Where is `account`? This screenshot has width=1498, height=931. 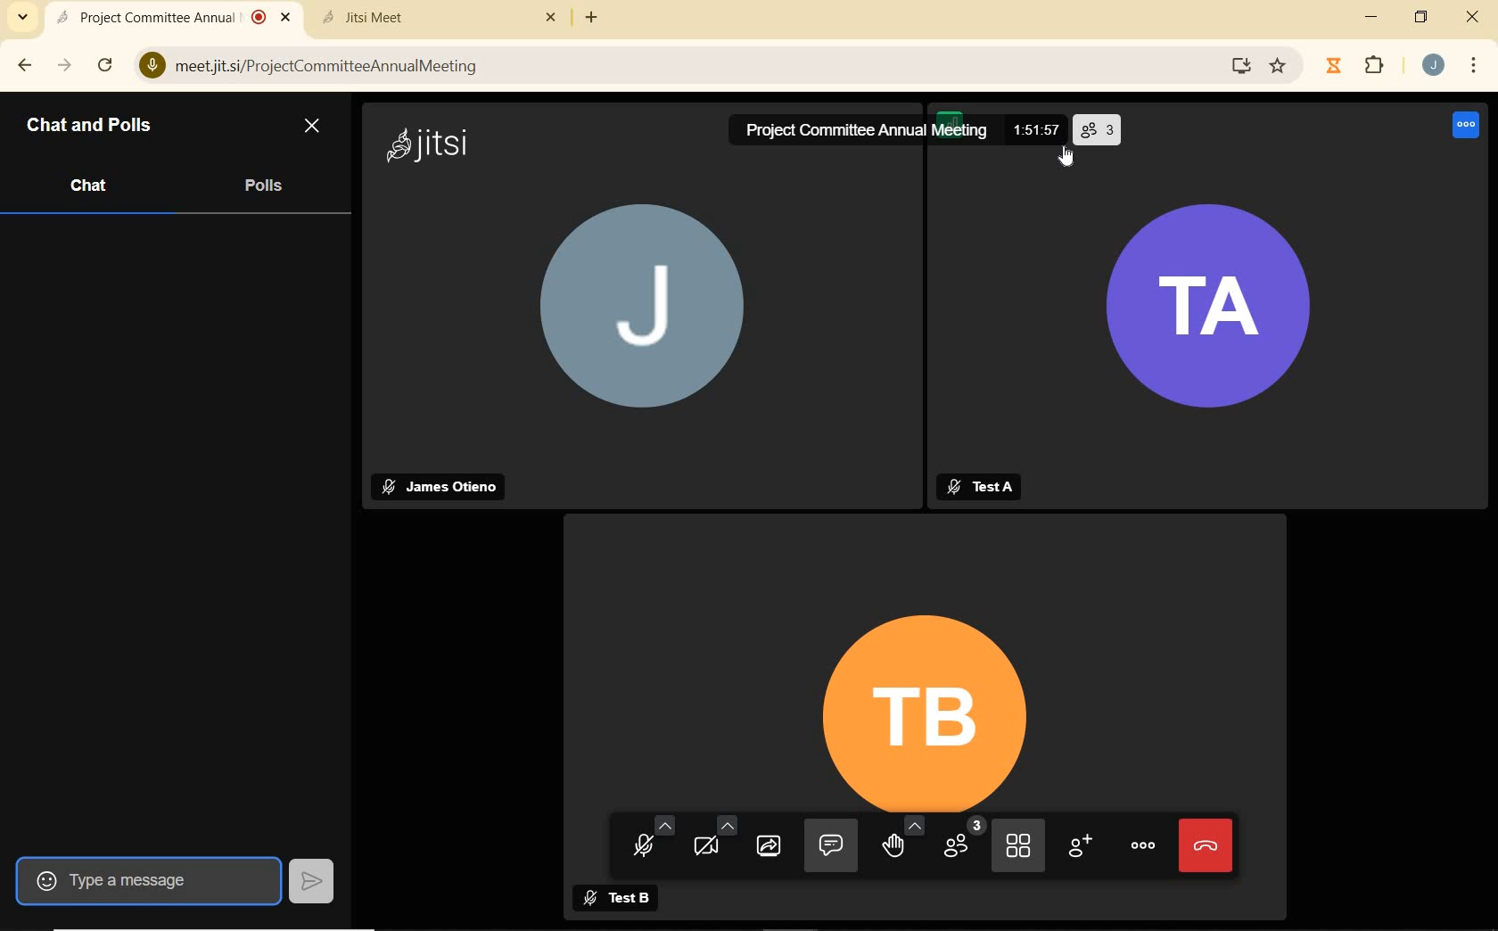 account is located at coordinates (1429, 65).